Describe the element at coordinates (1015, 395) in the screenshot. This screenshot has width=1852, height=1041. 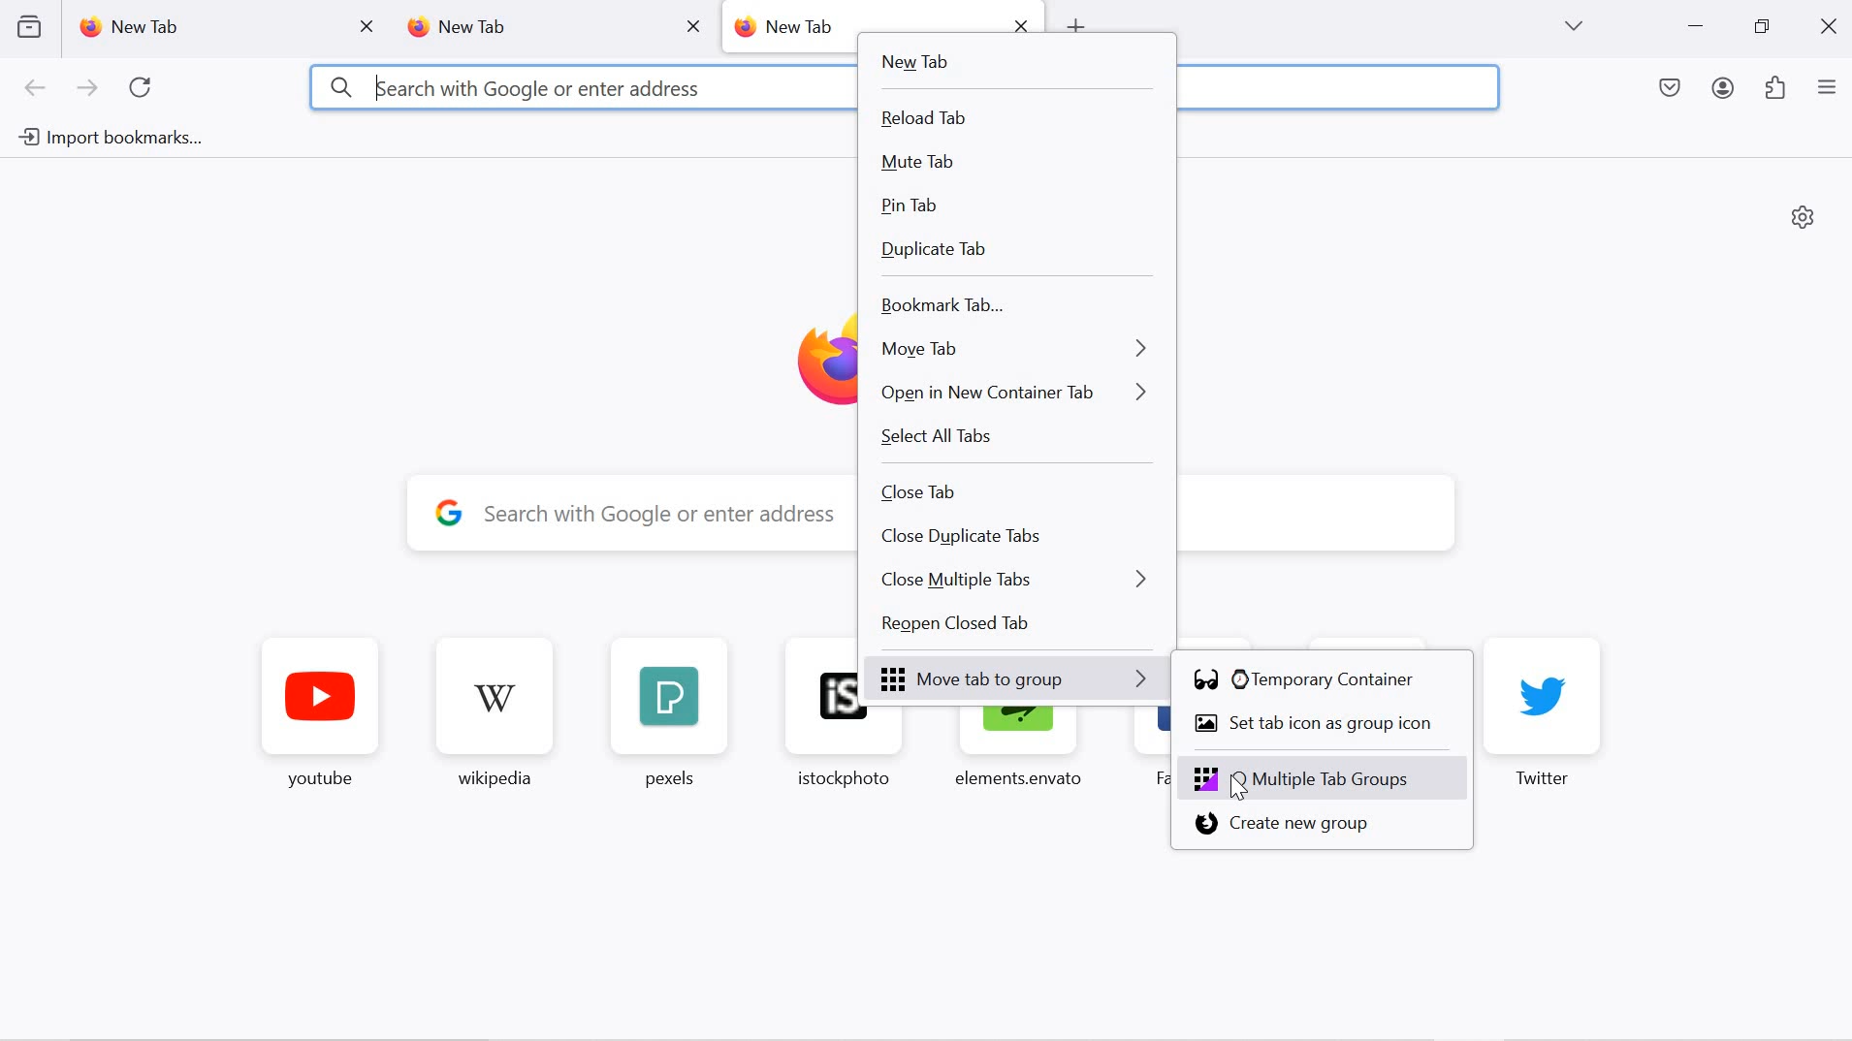
I see `open in new container tab` at that location.